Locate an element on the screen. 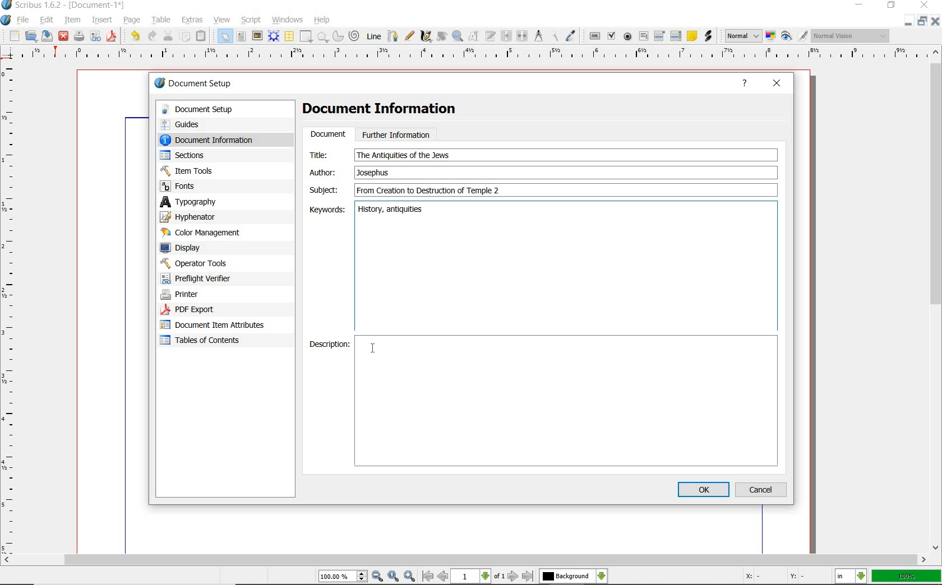  hypenator is located at coordinates (196, 217).